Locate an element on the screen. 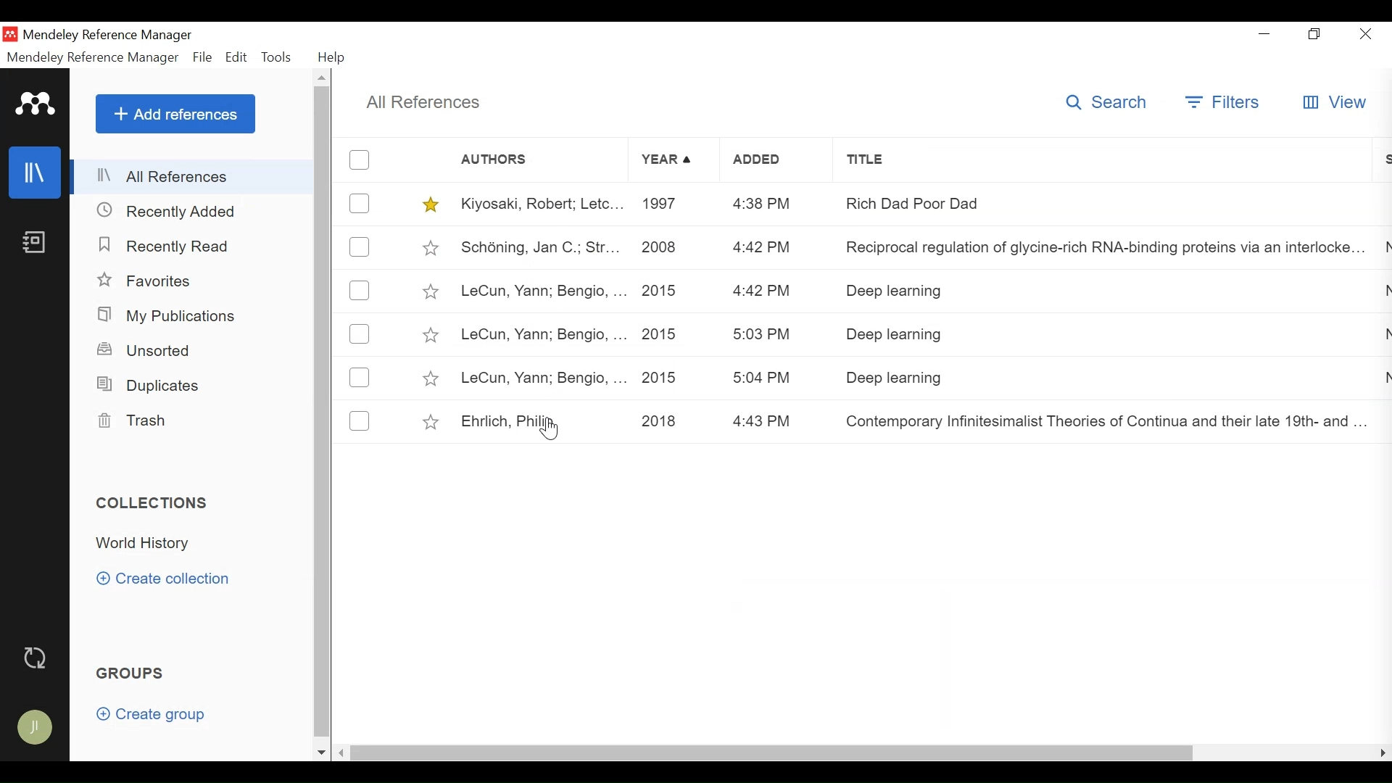  Groups is located at coordinates (128, 673).